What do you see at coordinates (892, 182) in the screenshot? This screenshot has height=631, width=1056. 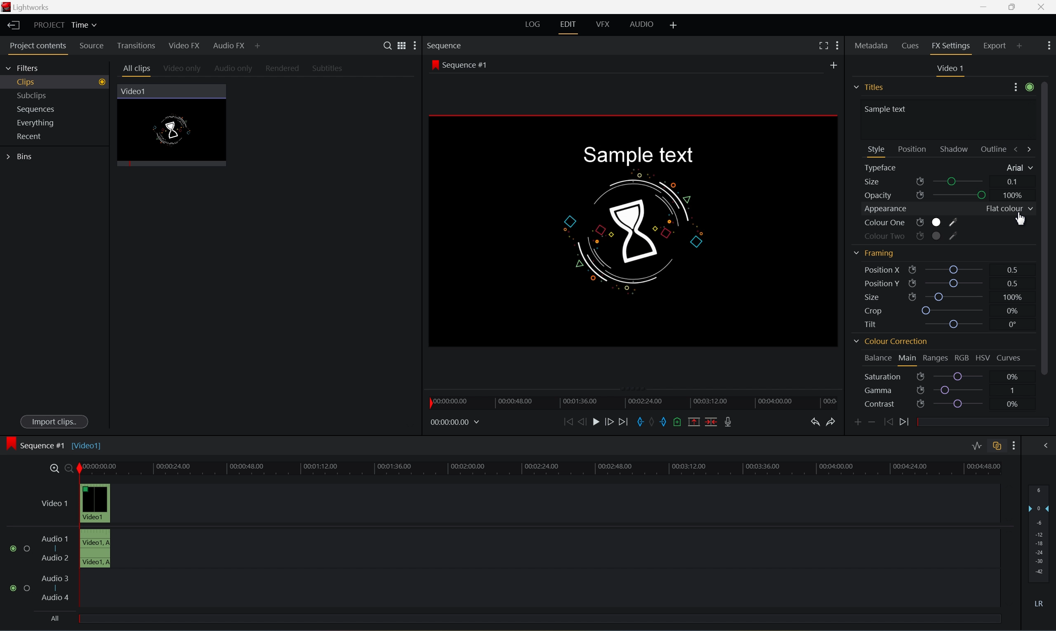 I see `size` at bounding box center [892, 182].